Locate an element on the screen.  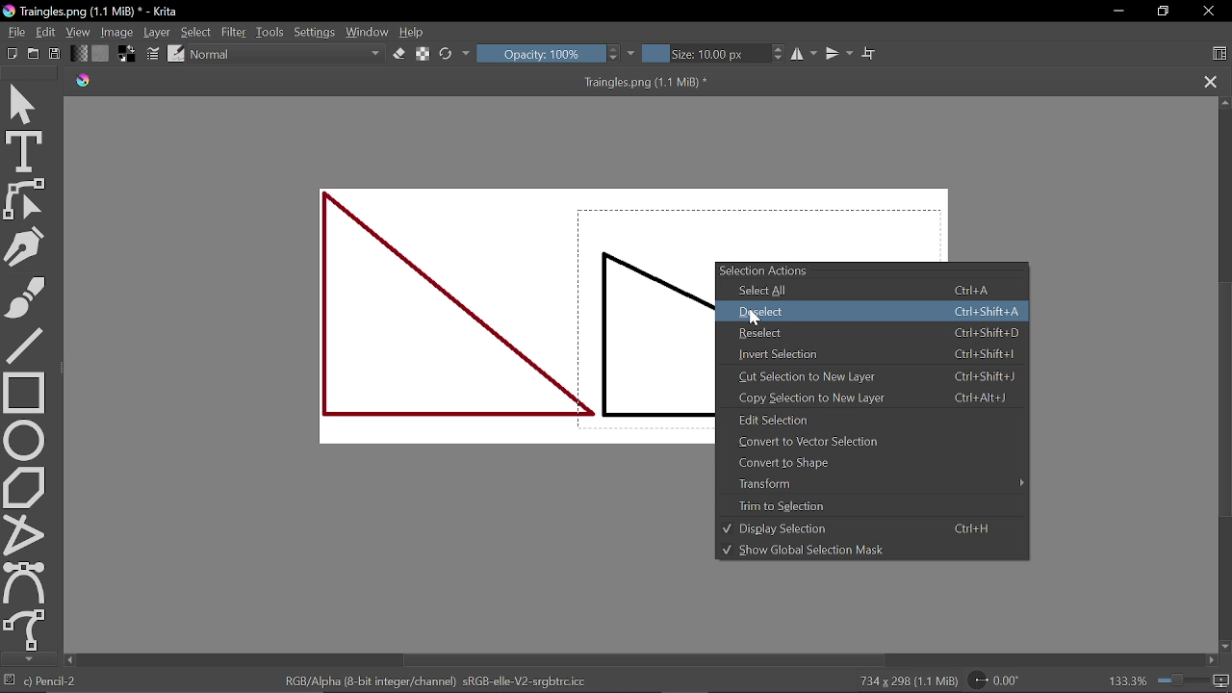
Polygon tool is located at coordinates (27, 486).